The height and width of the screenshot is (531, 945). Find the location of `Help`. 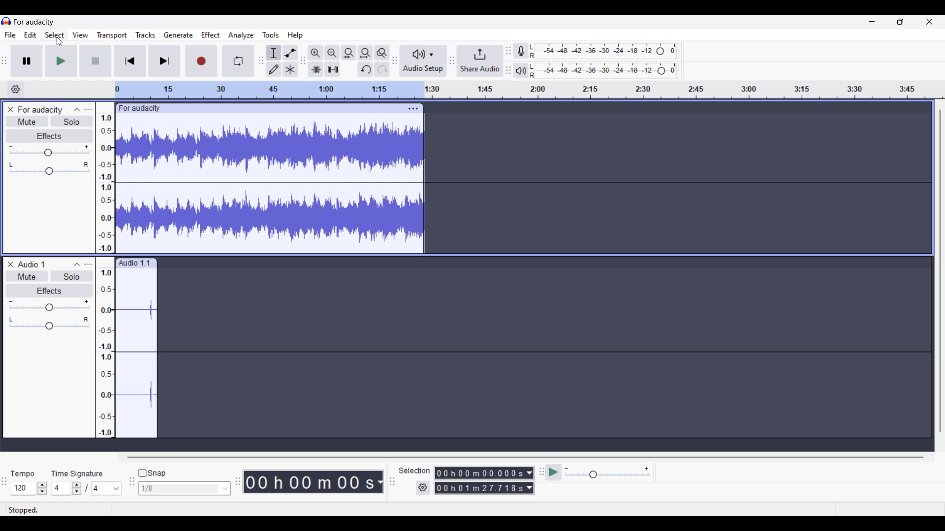

Help is located at coordinates (295, 36).